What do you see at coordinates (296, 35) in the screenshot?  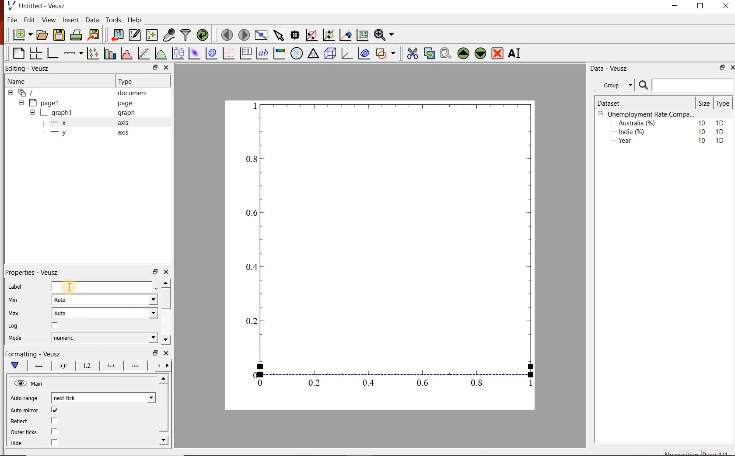 I see `read the data points` at bounding box center [296, 35].